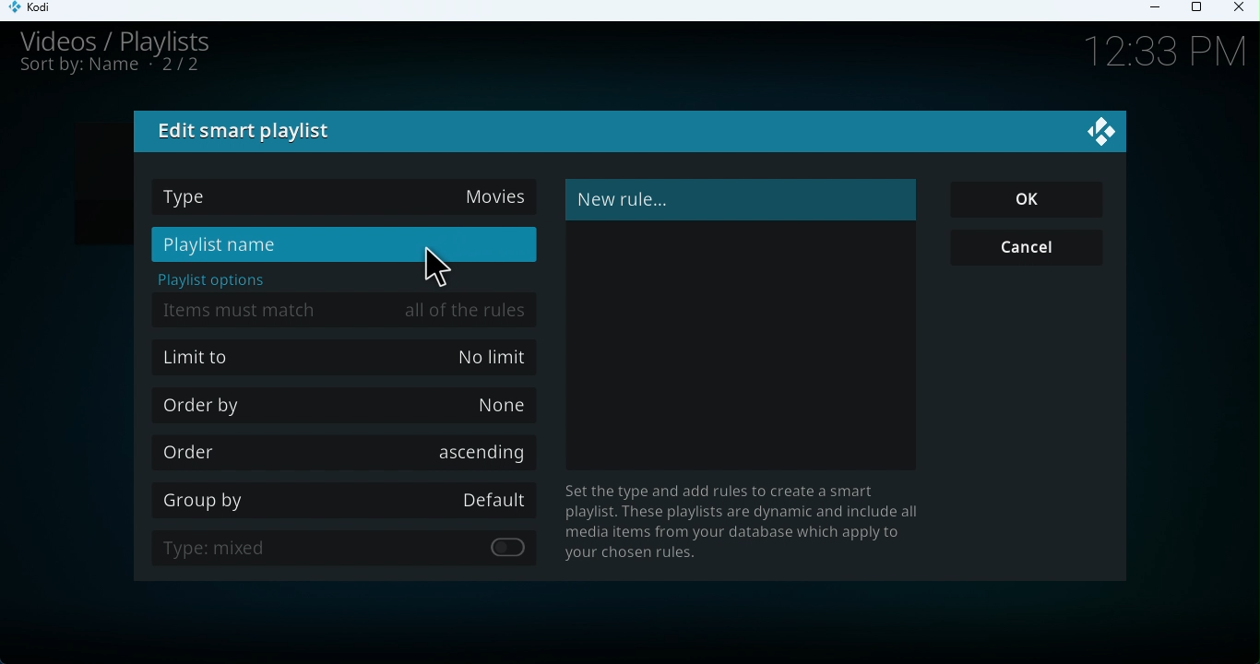  What do you see at coordinates (134, 40) in the screenshot?
I see `Videos/playlists` at bounding box center [134, 40].